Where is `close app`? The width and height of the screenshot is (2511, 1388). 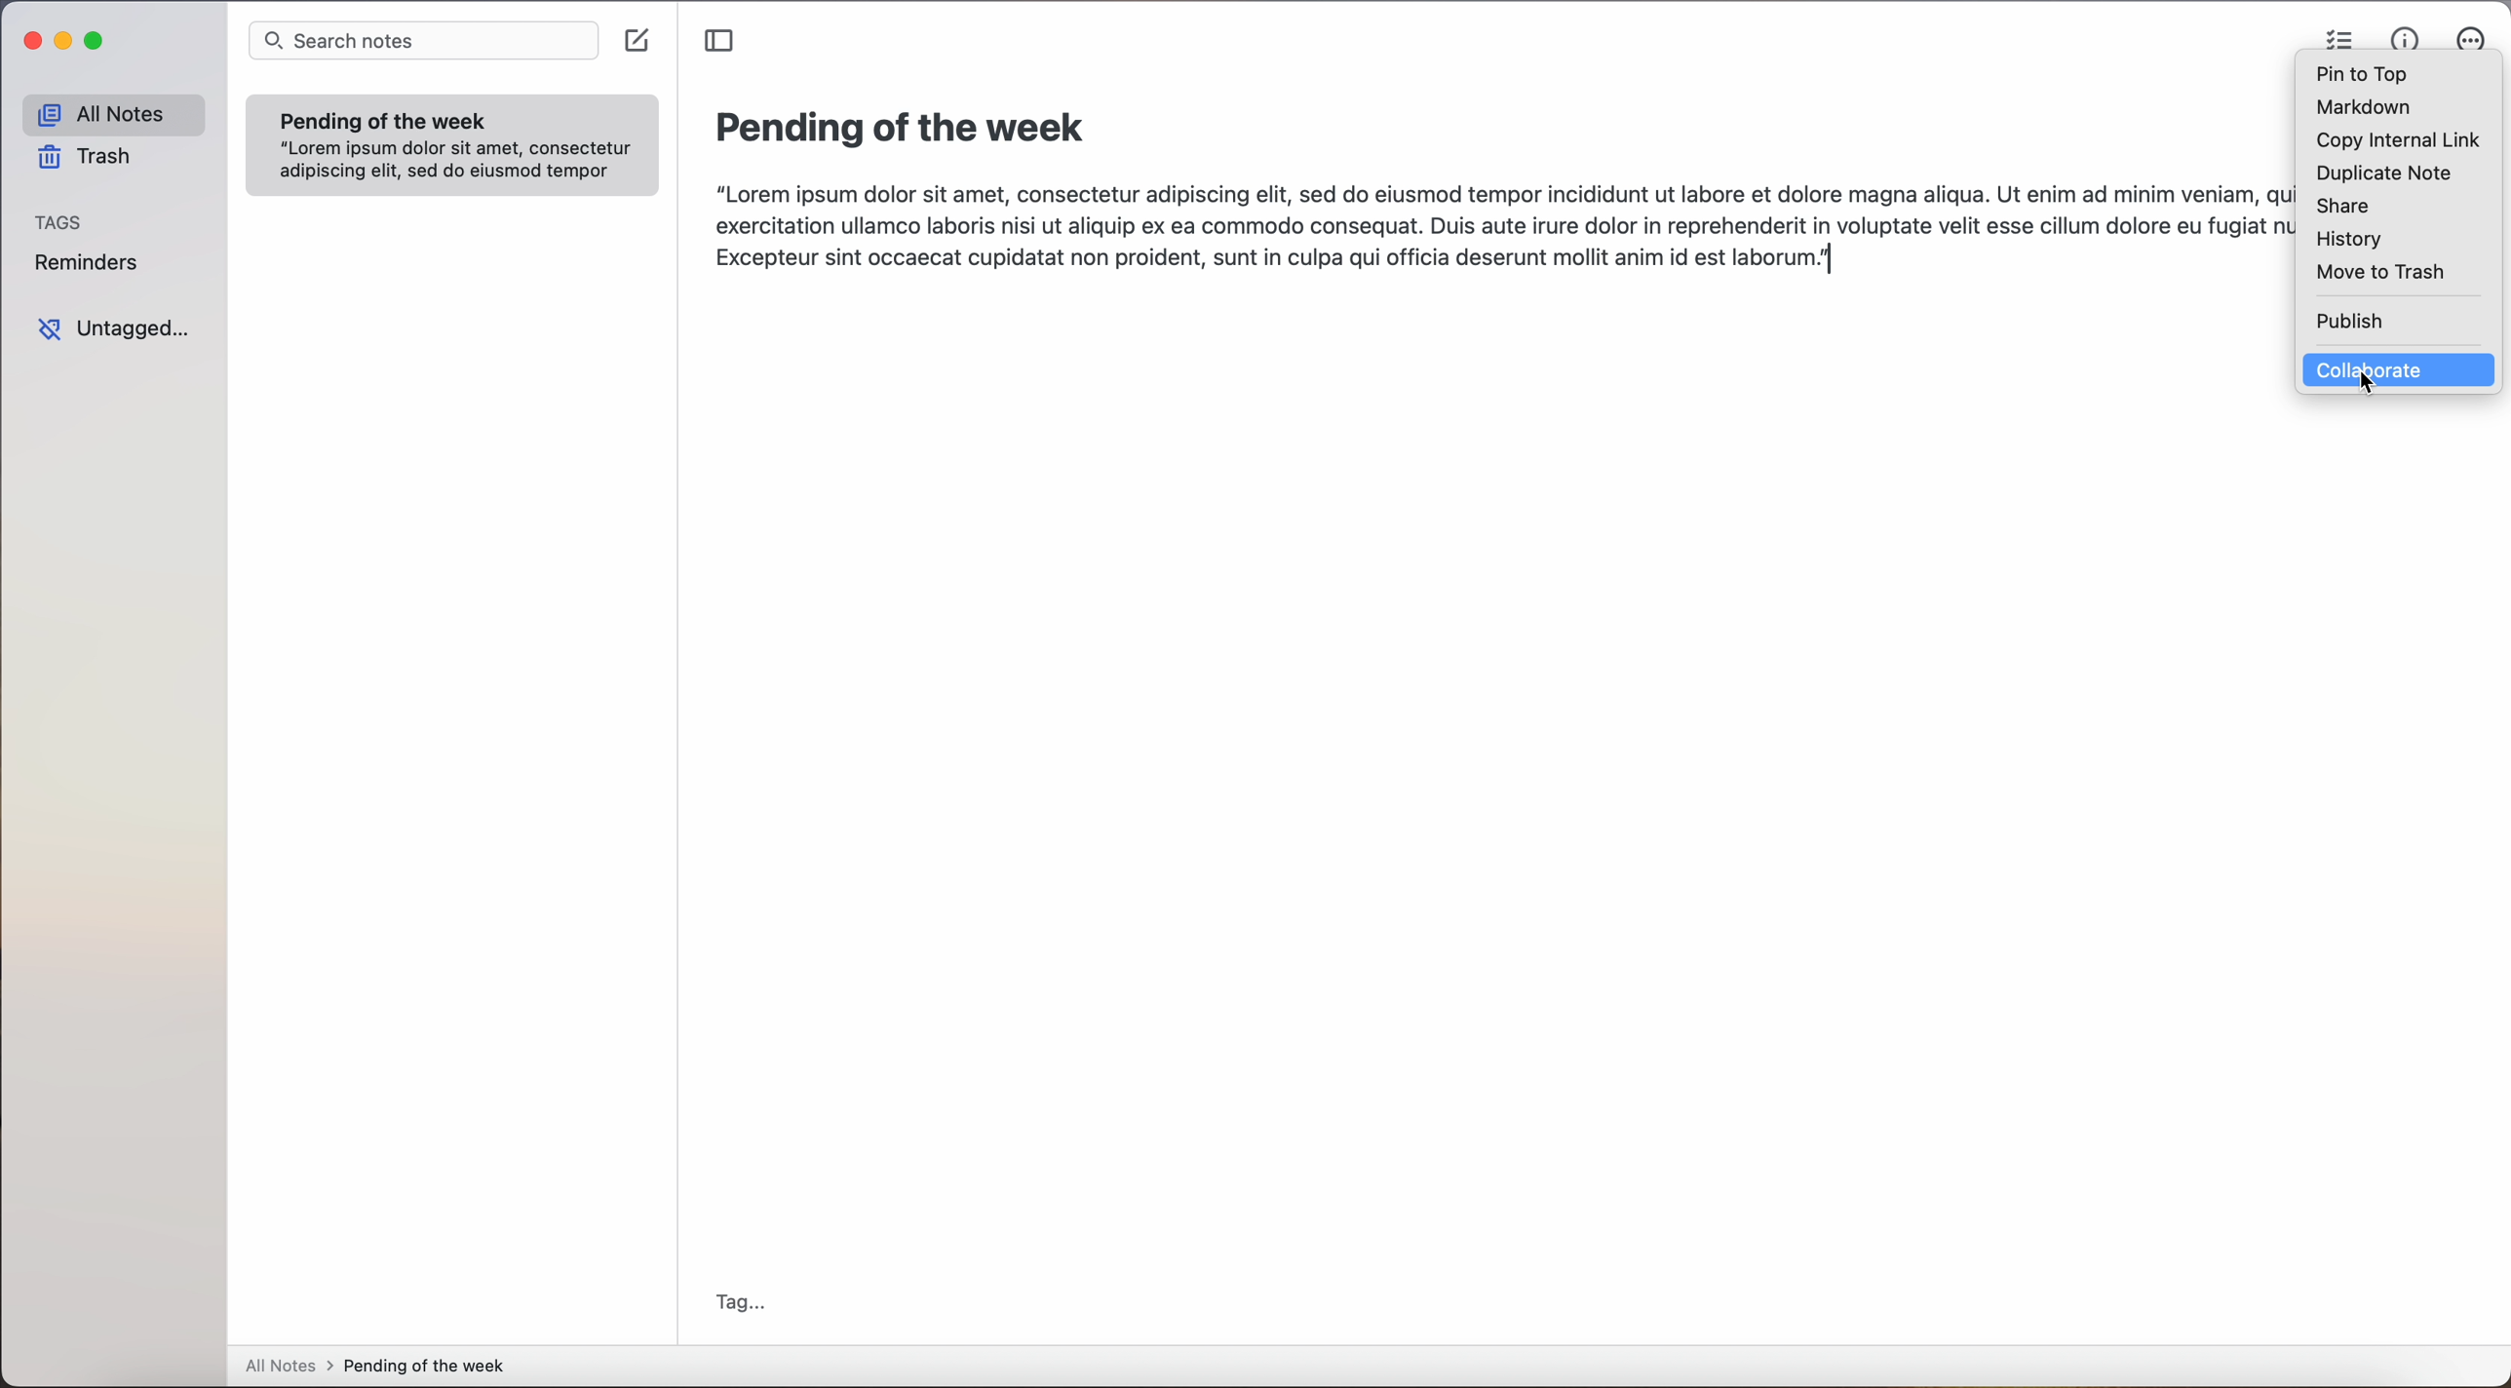
close app is located at coordinates (26, 43).